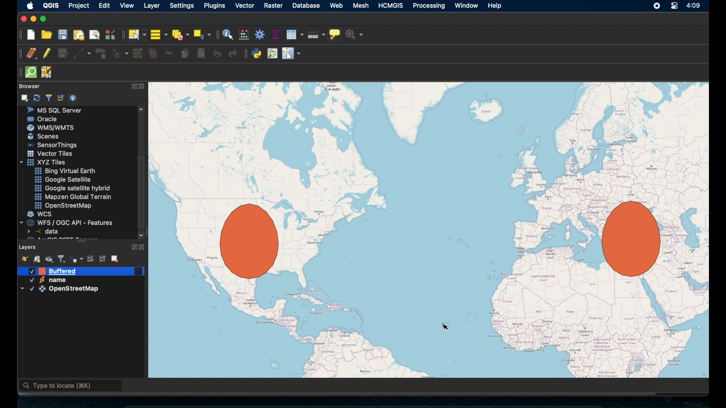 The image size is (726, 408). I want to click on expand, so click(133, 86).